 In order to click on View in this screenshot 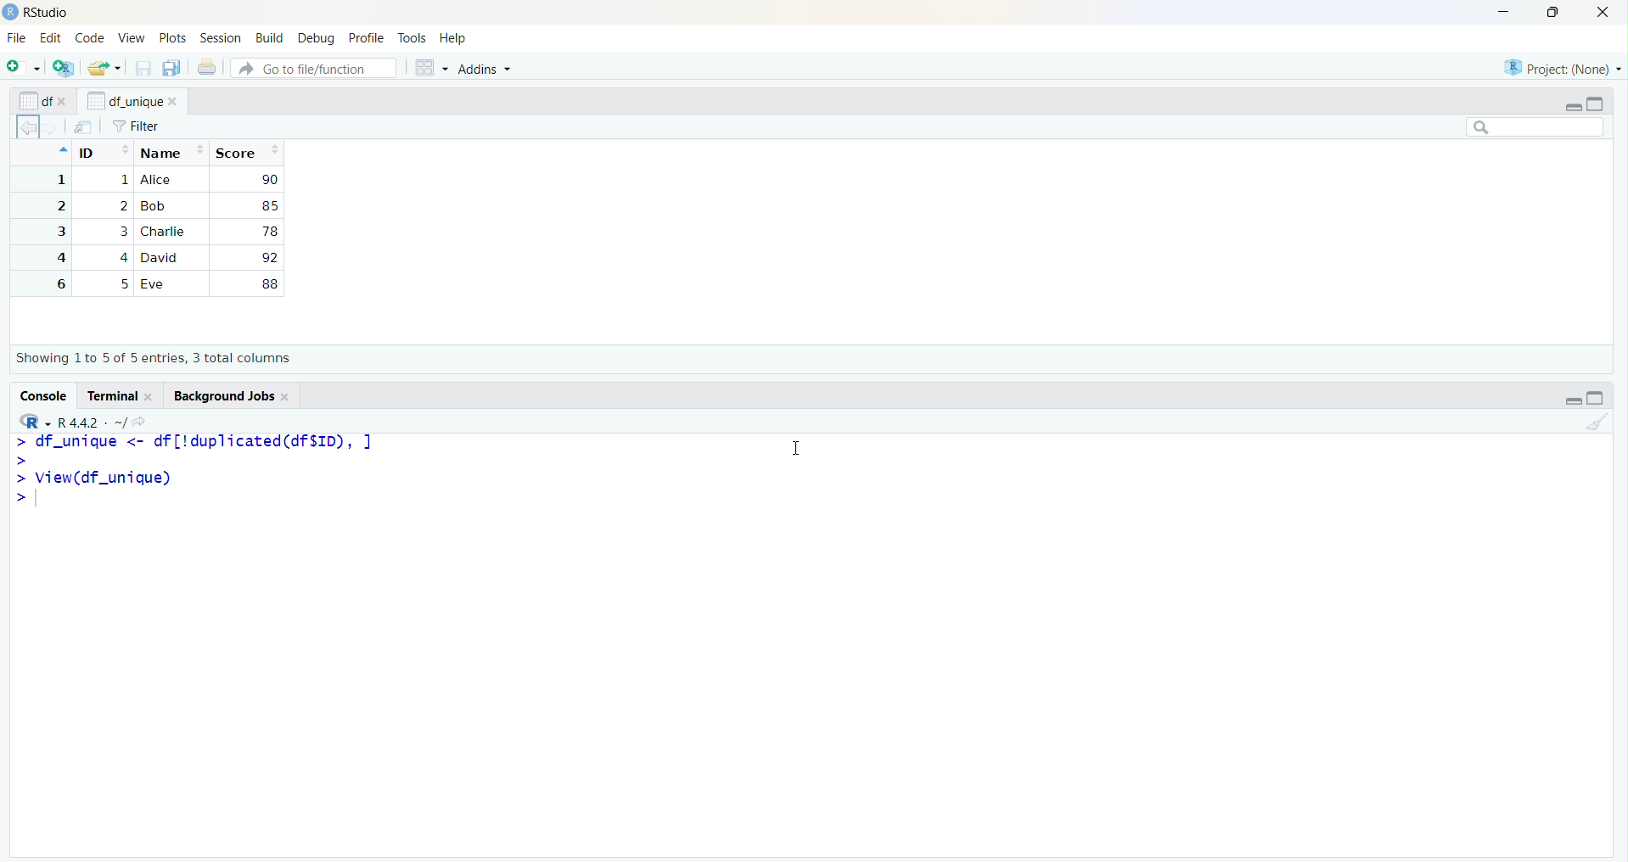, I will do `click(132, 40)`.